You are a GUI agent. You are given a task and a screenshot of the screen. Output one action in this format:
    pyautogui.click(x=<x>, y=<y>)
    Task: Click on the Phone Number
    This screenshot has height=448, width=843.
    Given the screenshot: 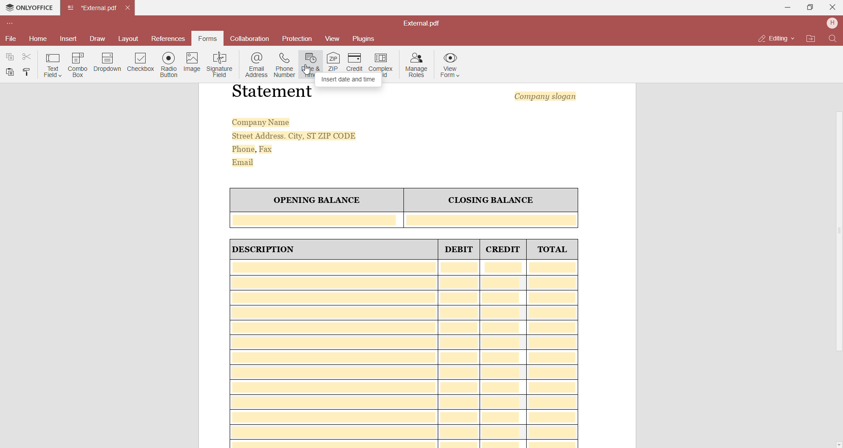 What is the action you would take?
    pyautogui.click(x=284, y=66)
    